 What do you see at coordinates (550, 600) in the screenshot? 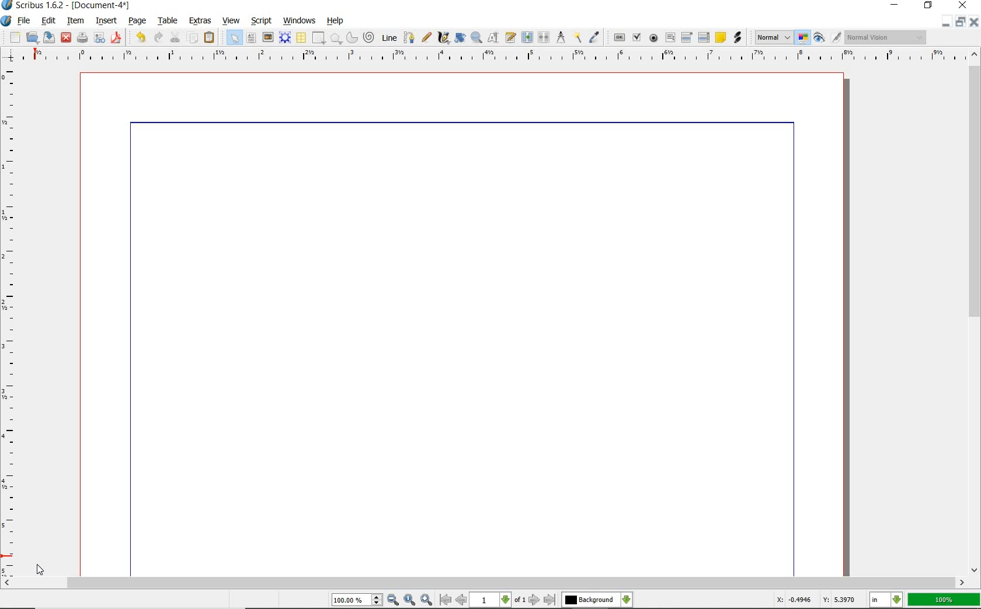
I see `go to last page` at bounding box center [550, 600].